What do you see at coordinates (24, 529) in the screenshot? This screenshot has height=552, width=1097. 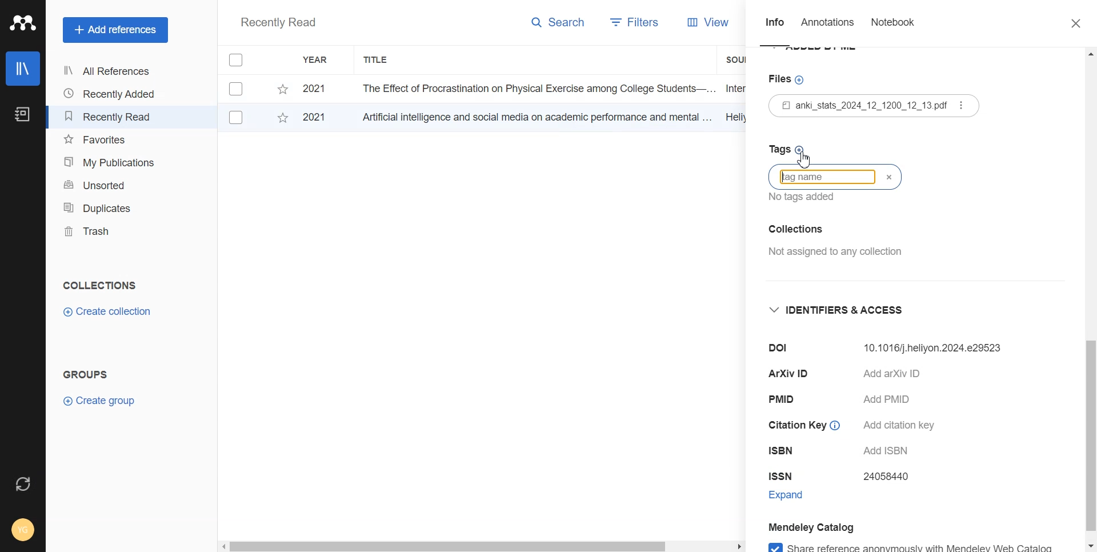 I see `Account` at bounding box center [24, 529].